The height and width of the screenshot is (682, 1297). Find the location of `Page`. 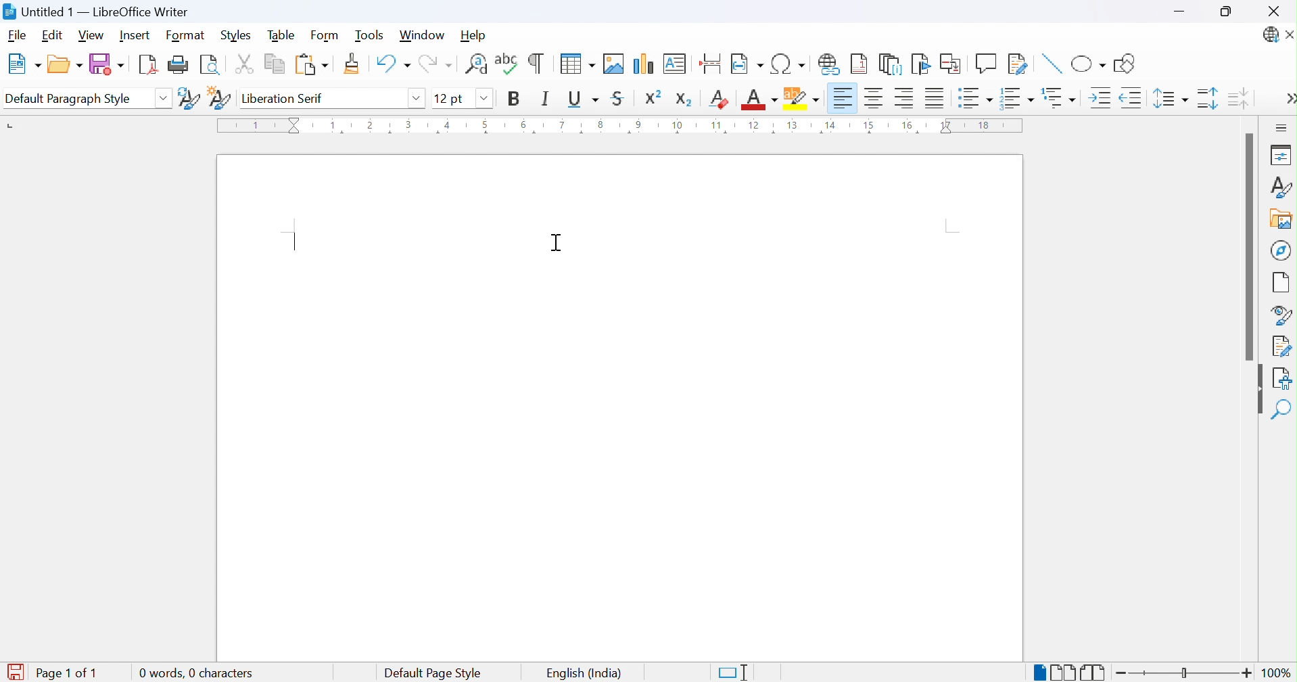

Page is located at coordinates (1281, 283).